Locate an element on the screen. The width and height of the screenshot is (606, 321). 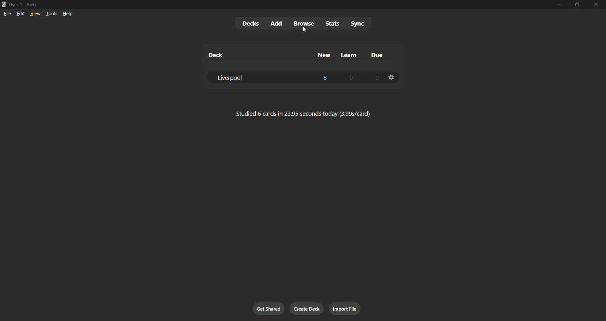
user 1- Anki is located at coordinates (272, 4).